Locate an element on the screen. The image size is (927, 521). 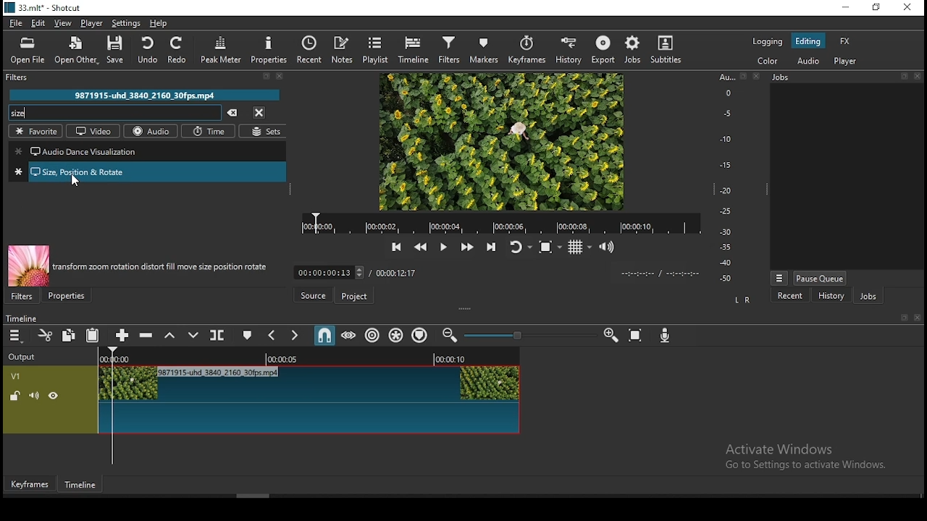
restore is located at coordinates (873, 9).